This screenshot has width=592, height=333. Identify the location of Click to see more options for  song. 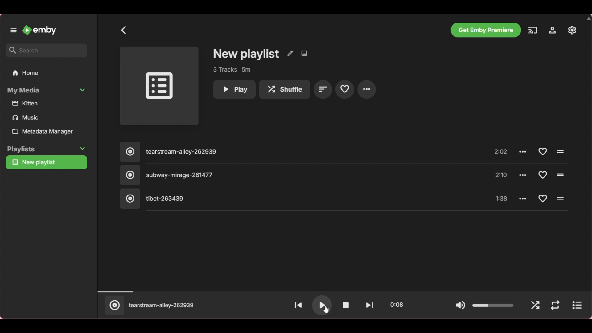
(523, 198).